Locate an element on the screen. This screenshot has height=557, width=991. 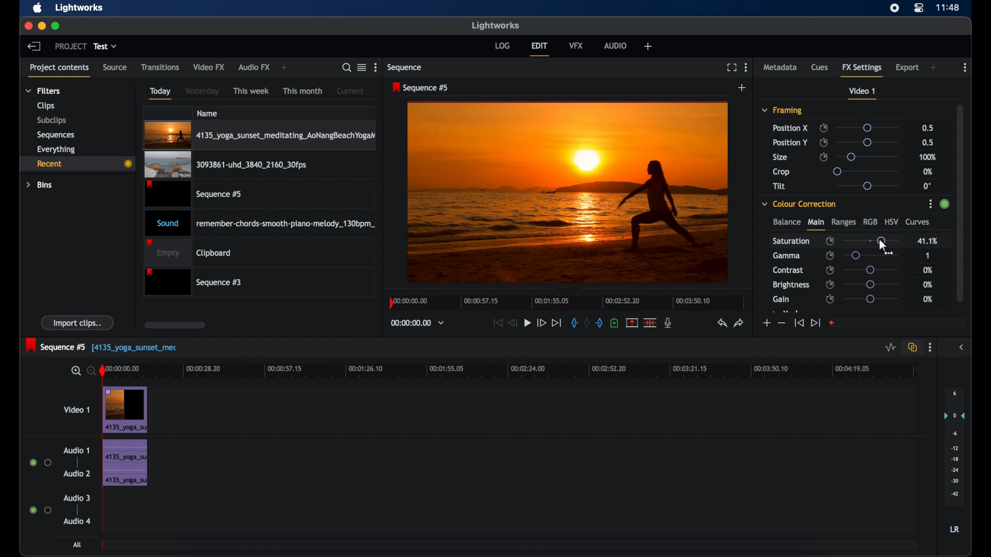
fx settings is located at coordinates (863, 70).